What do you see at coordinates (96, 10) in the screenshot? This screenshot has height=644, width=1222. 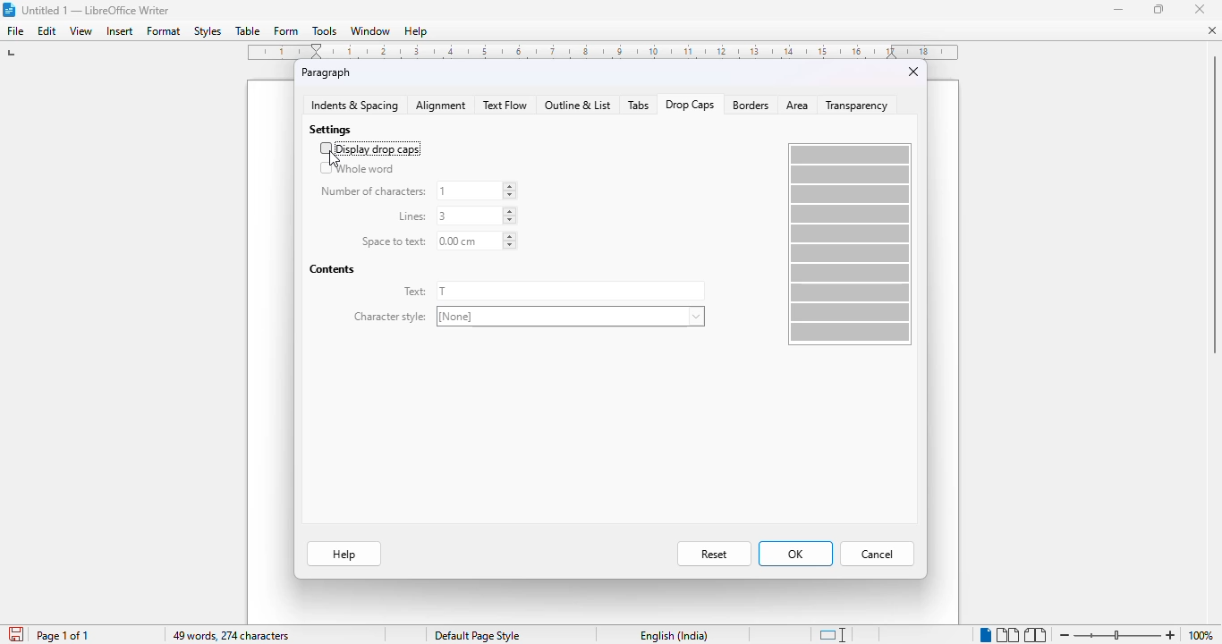 I see `title` at bounding box center [96, 10].